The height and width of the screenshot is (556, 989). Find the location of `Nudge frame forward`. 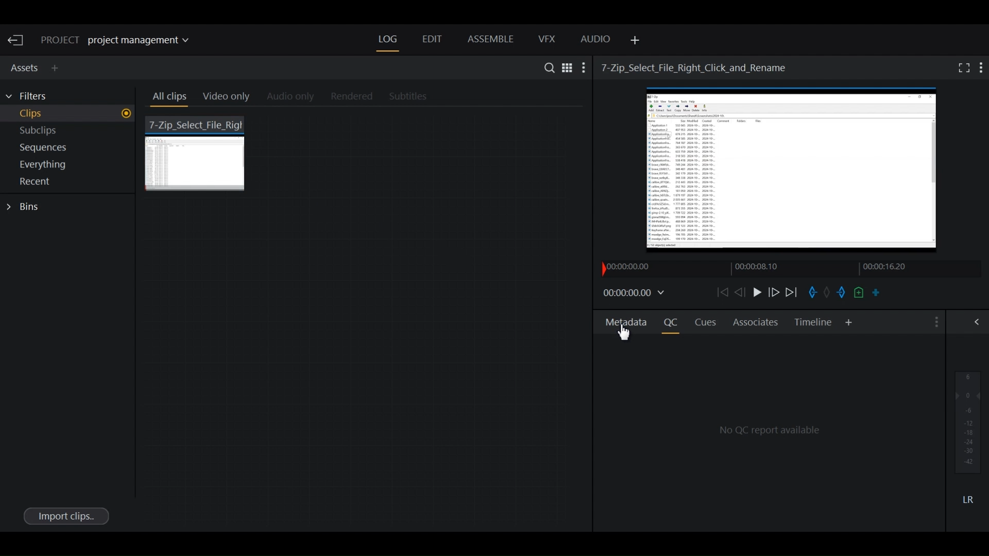

Nudge frame forward is located at coordinates (775, 292).